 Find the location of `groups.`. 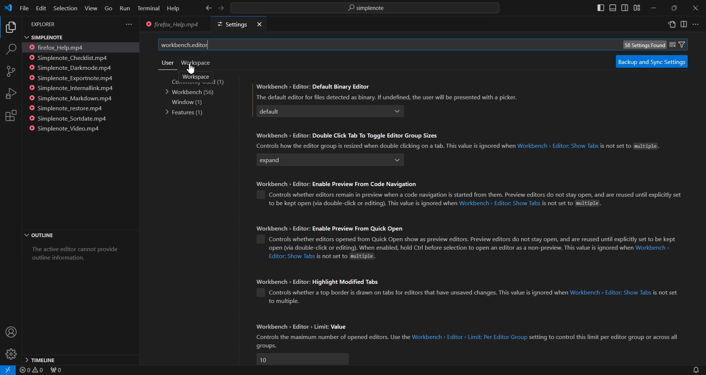

groups. is located at coordinates (266, 346).